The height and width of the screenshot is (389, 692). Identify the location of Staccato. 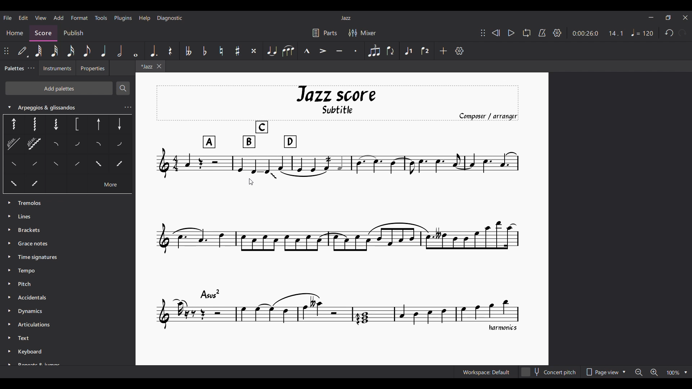
(356, 51).